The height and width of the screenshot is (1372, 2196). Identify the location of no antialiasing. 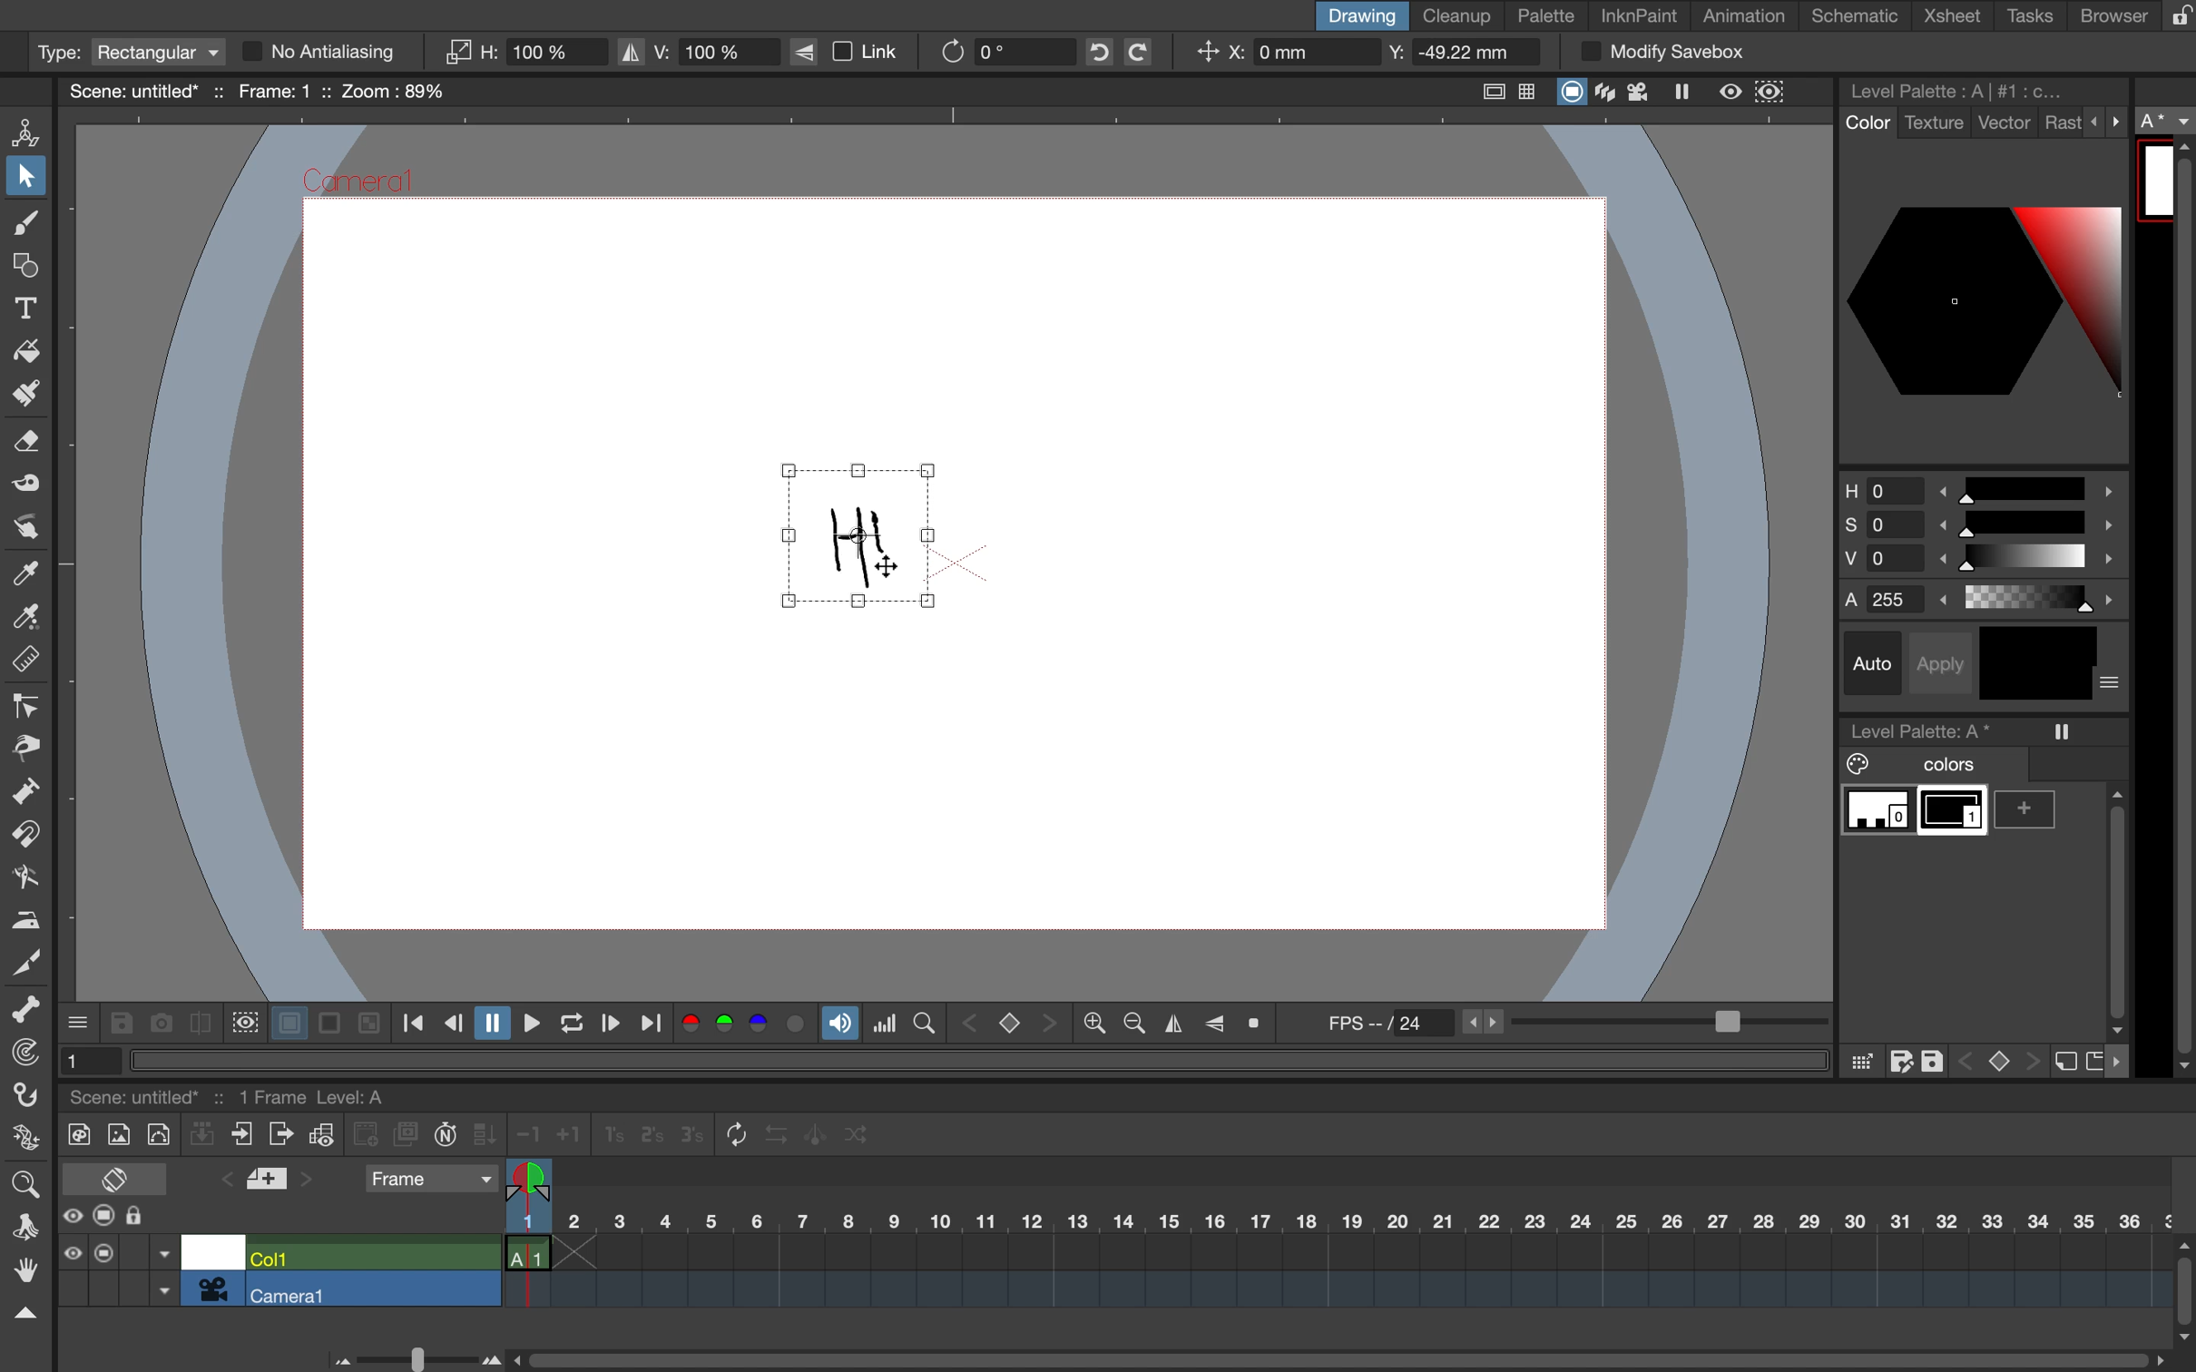
(336, 52).